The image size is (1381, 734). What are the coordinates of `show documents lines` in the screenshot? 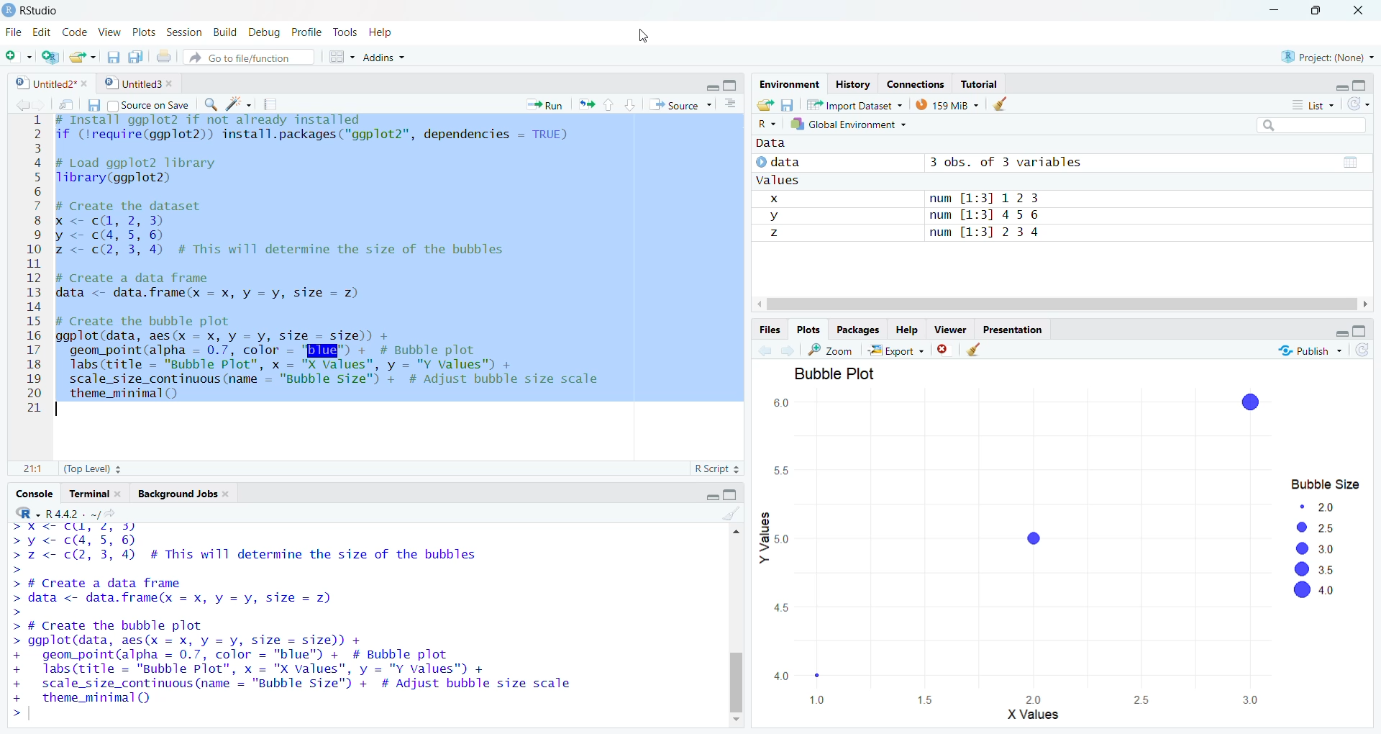 It's located at (732, 101).